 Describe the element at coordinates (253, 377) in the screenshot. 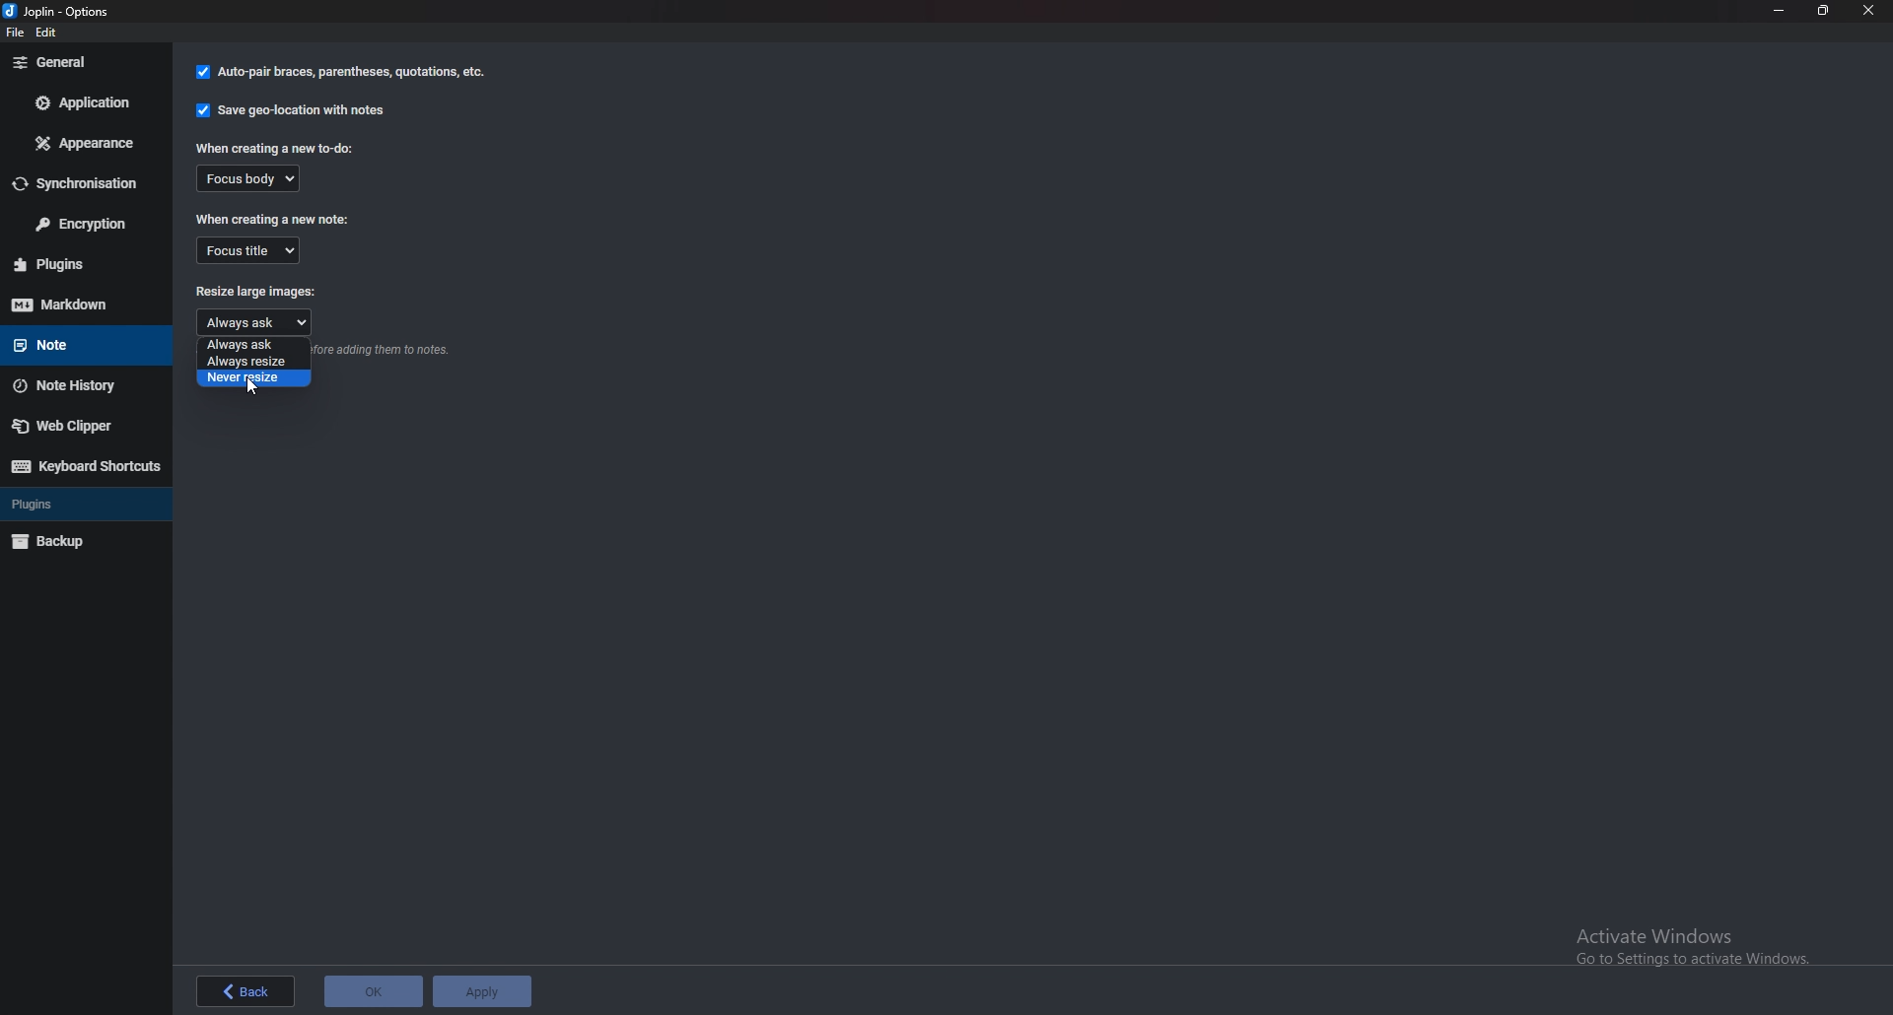

I see `Never resize` at that location.